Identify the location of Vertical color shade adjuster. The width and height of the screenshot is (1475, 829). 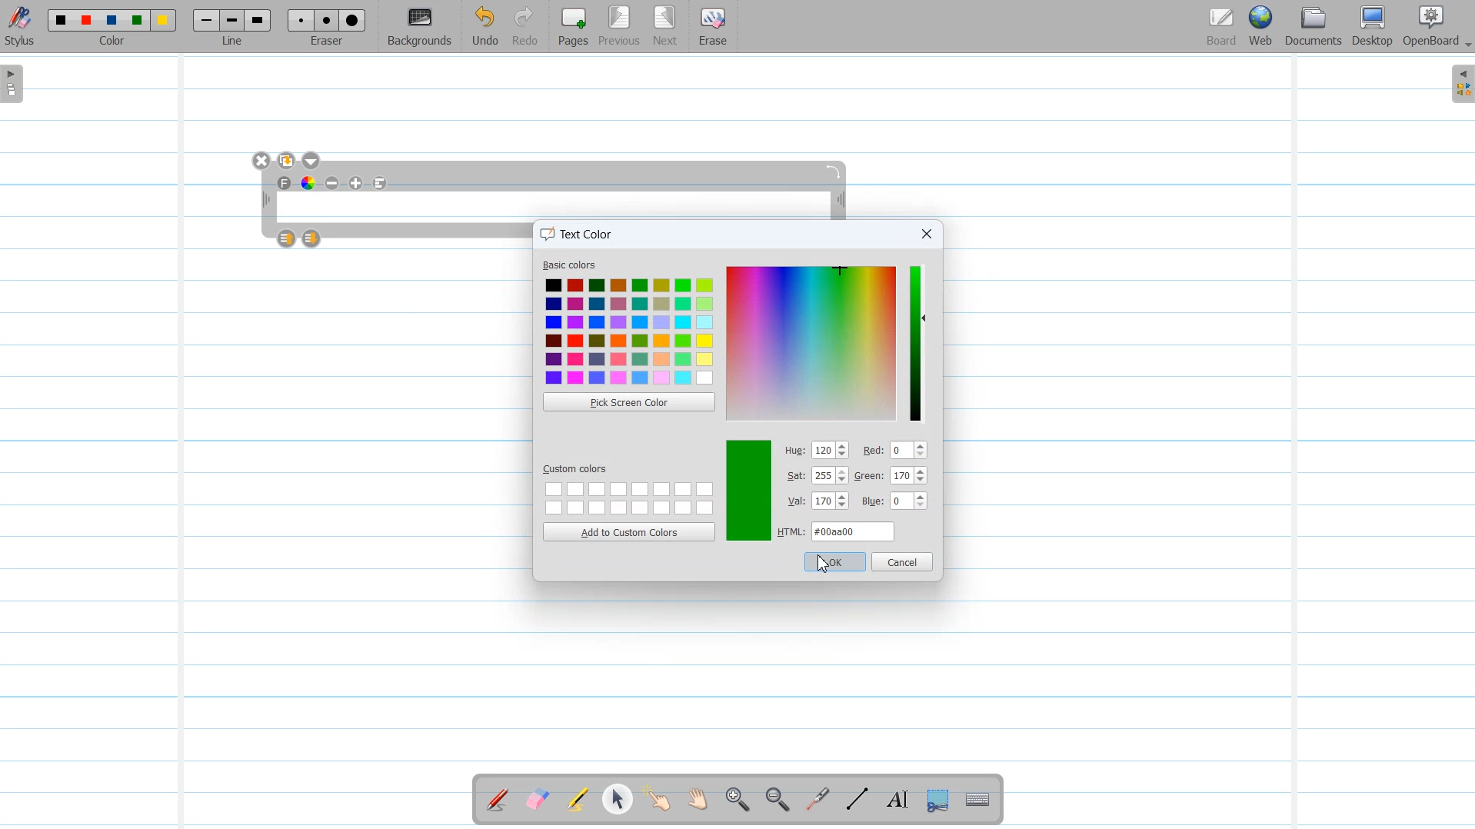
(917, 343).